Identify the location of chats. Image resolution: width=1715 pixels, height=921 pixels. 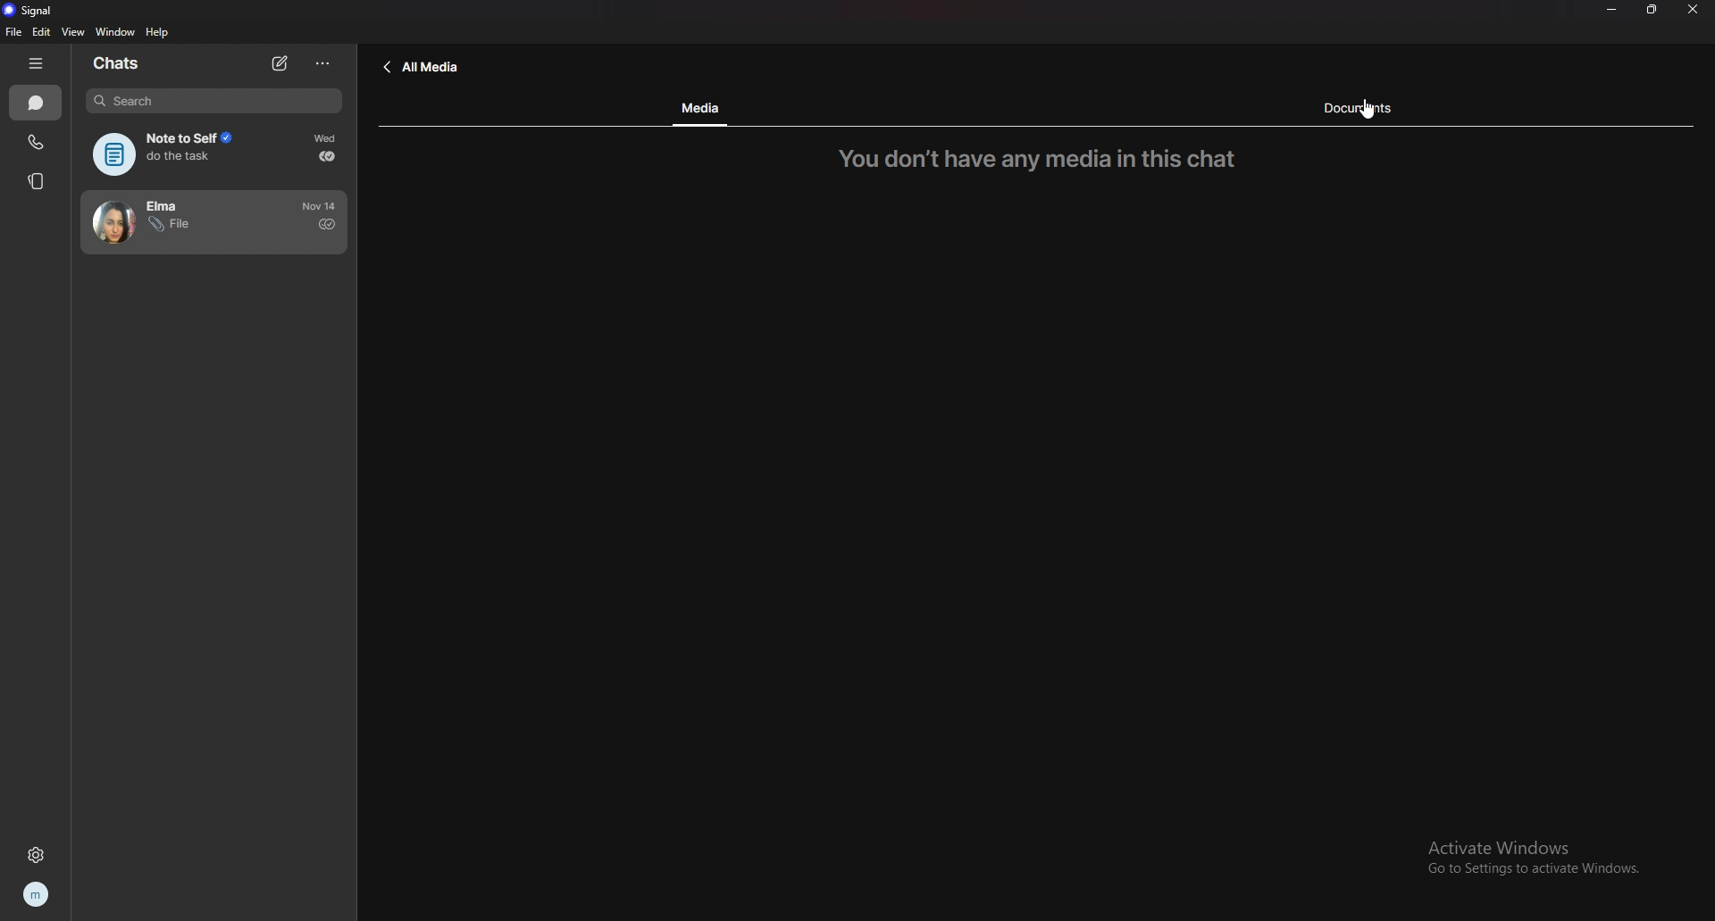
(37, 102).